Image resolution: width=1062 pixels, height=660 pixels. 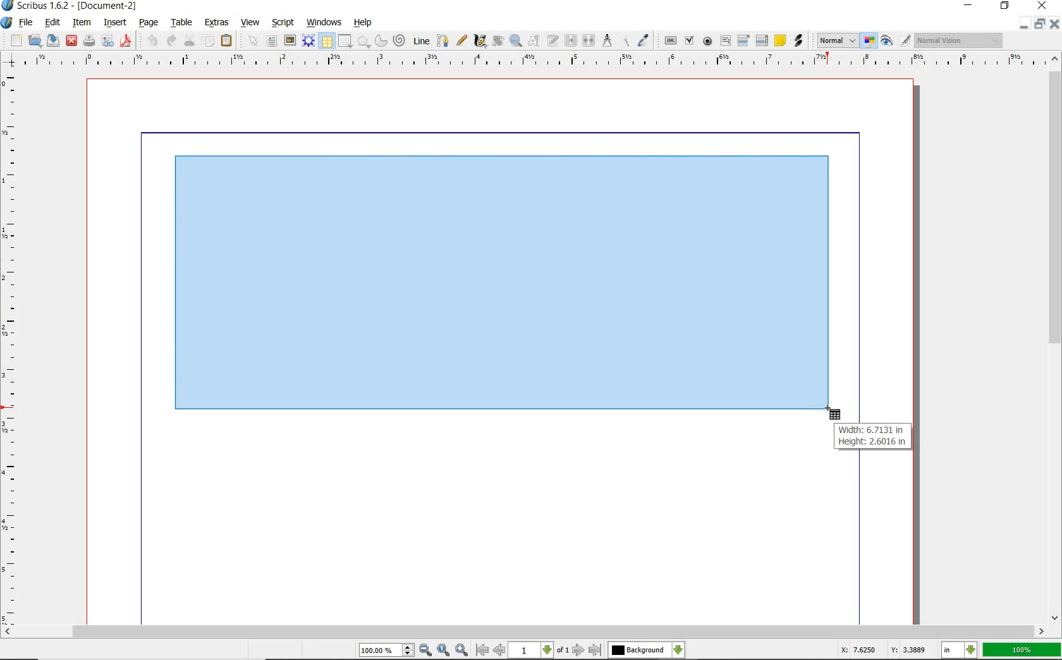 I want to click on close, so click(x=1041, y=6).